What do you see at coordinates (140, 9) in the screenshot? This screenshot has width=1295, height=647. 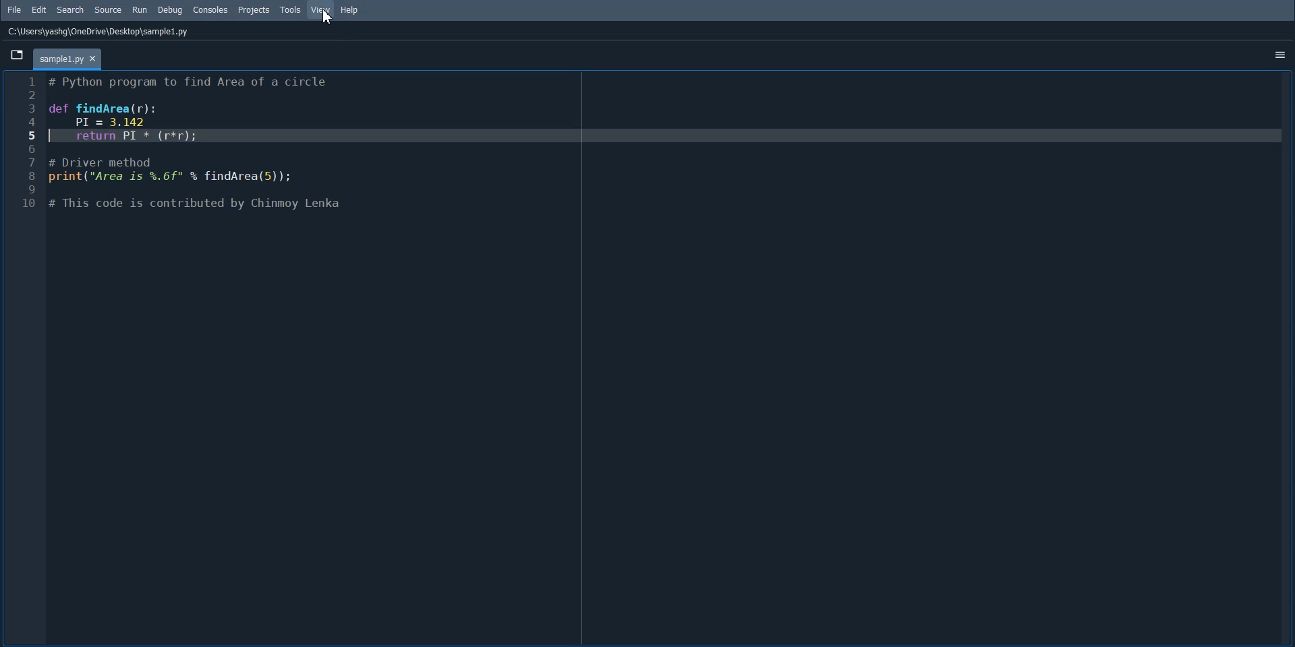 I see `Run` at bounding box center [140, 9].